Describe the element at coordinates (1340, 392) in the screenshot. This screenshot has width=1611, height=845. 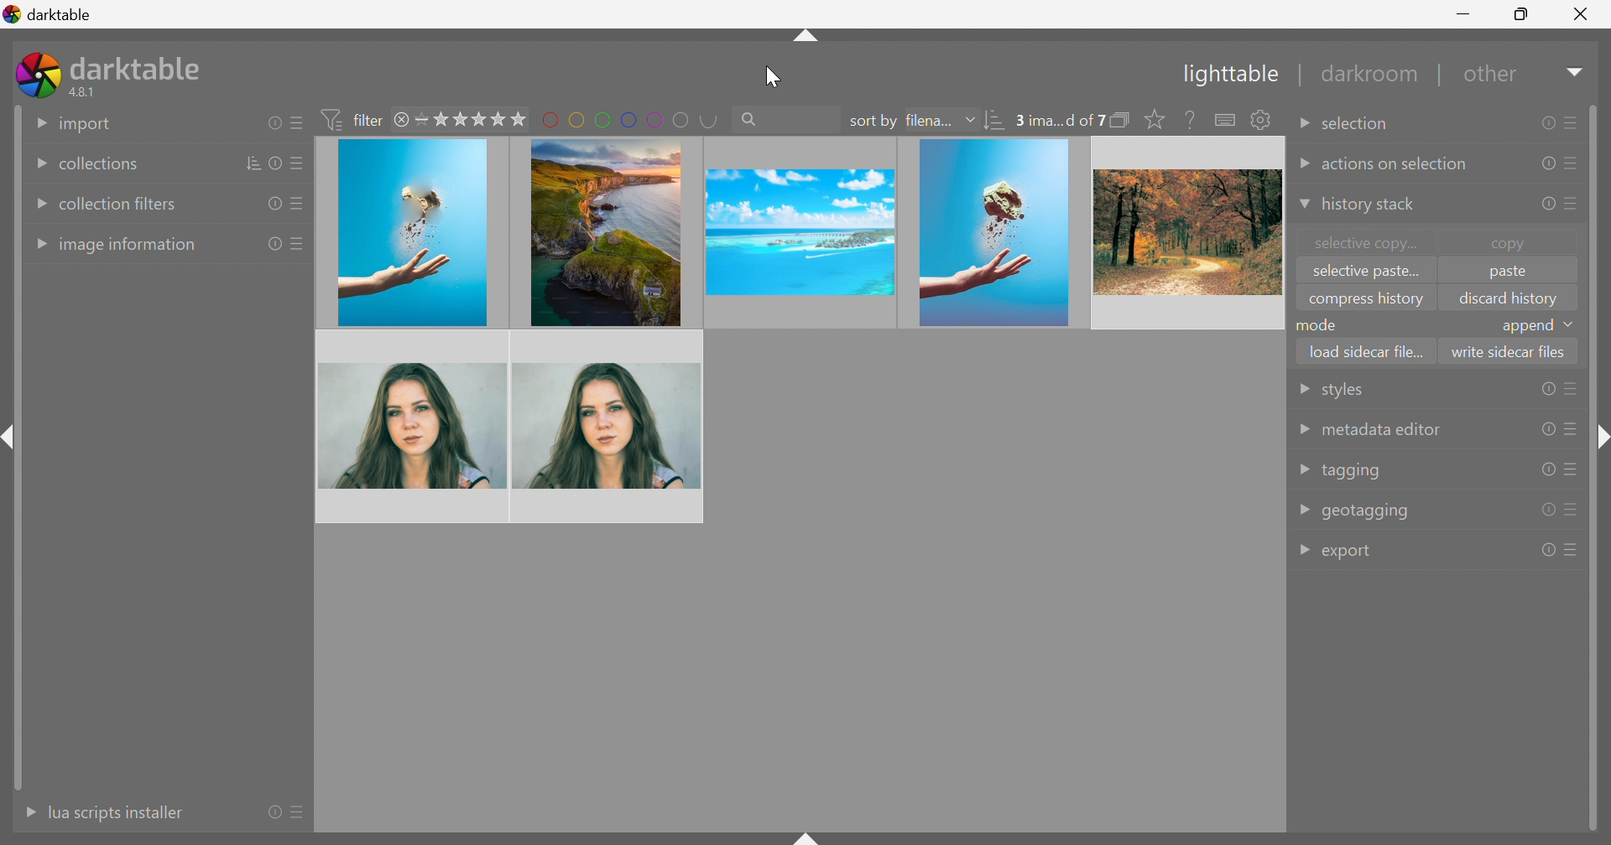
I see `styles` at that location.